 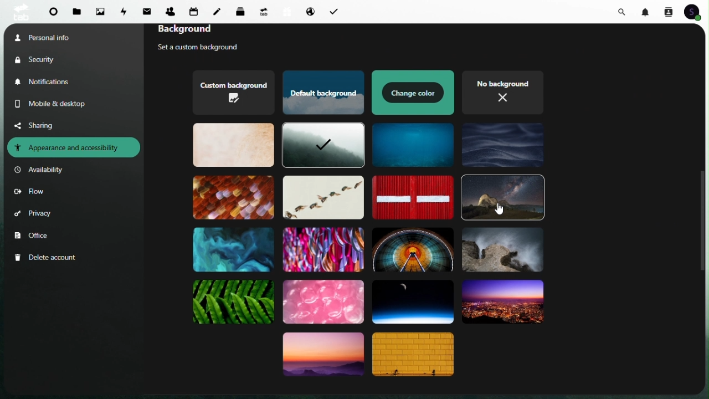 What do you see at coordinates (410, 197) in the screenshot?
I see `Themes` at bounding box center [410, 197].